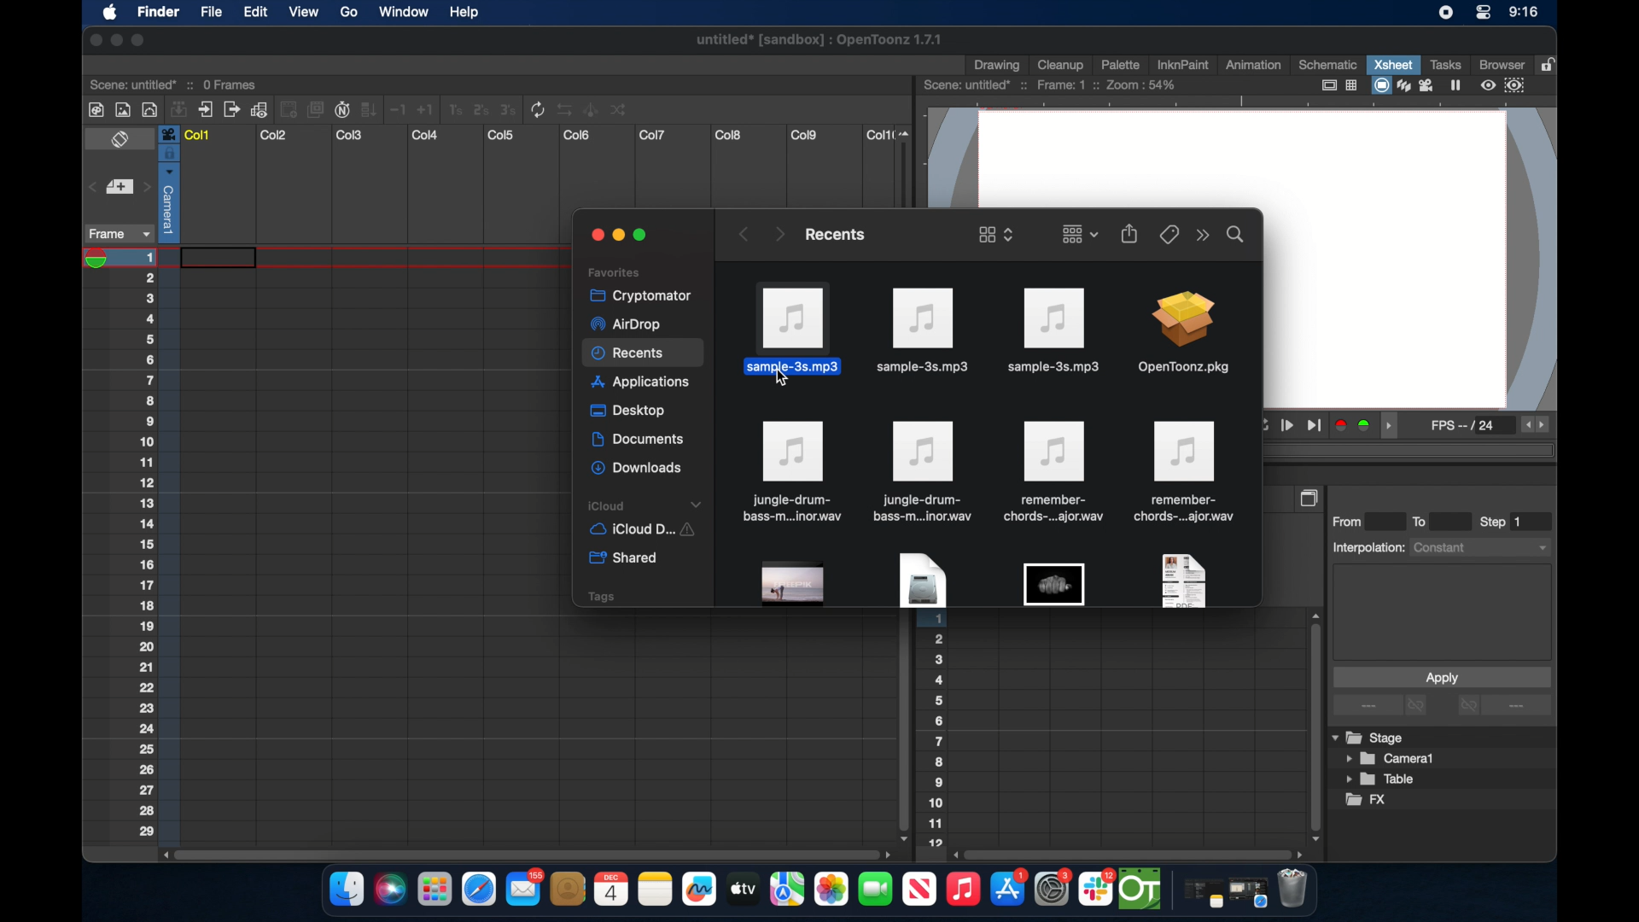  Describe the element at coordinates (92, 40) in the screenshot. I see `close` at that location.